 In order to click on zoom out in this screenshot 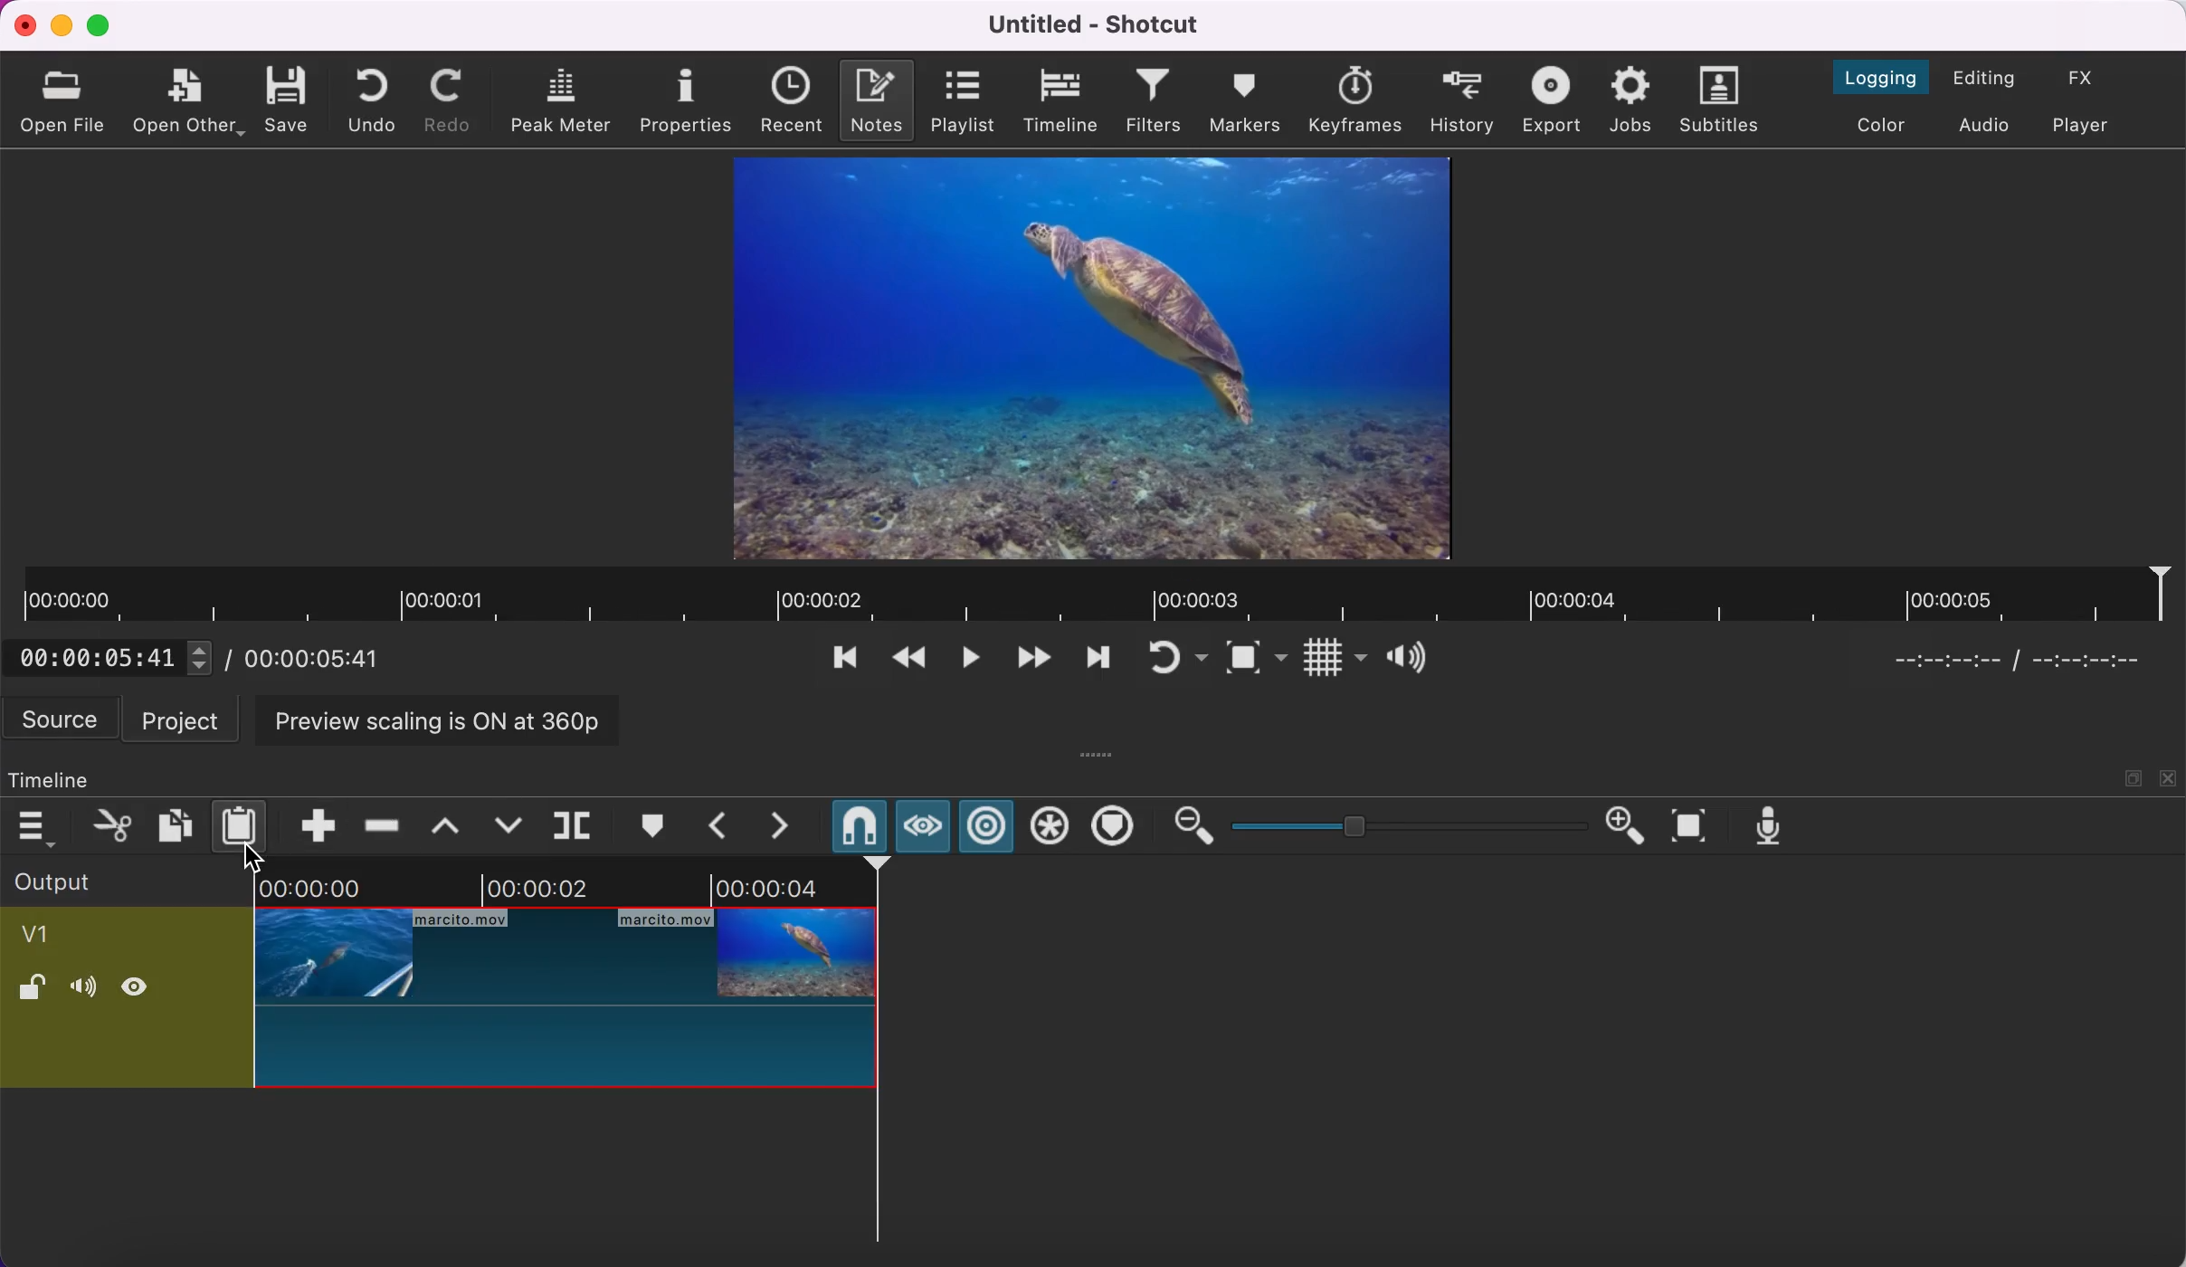, I will do `click(1192, 827)`.